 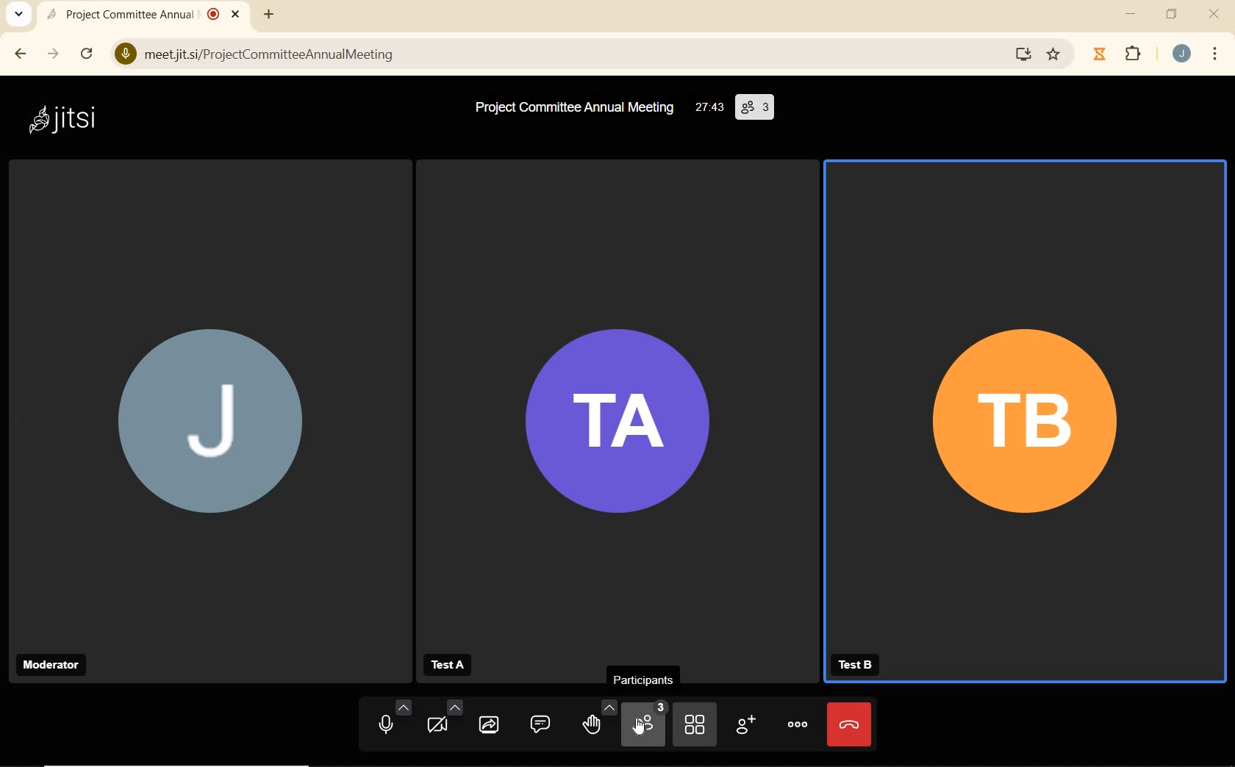 What do you see at coordinates (204, 400) in the screenshot?
I see `J` at bounding box center [204, 400].